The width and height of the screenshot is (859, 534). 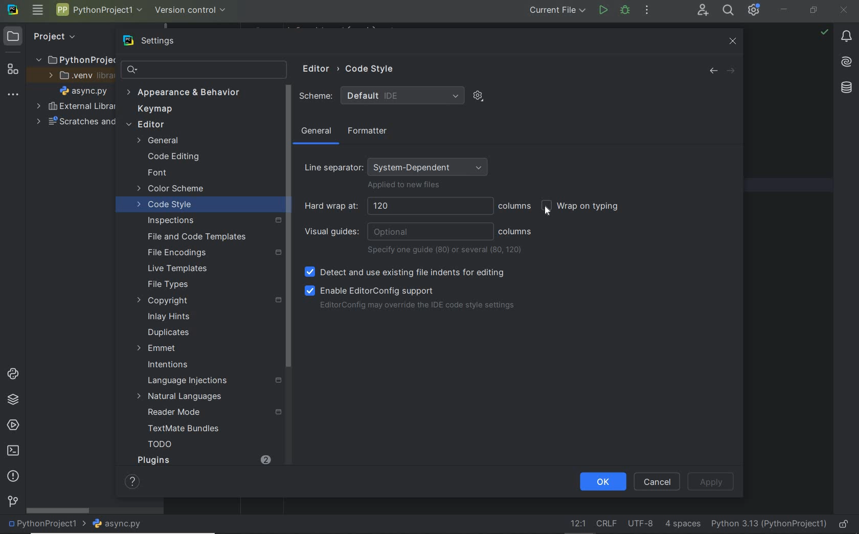 What do you see at coordinates (172, 190) in the screenshot?
I see `color scheme` at bounding box center [172, 190].